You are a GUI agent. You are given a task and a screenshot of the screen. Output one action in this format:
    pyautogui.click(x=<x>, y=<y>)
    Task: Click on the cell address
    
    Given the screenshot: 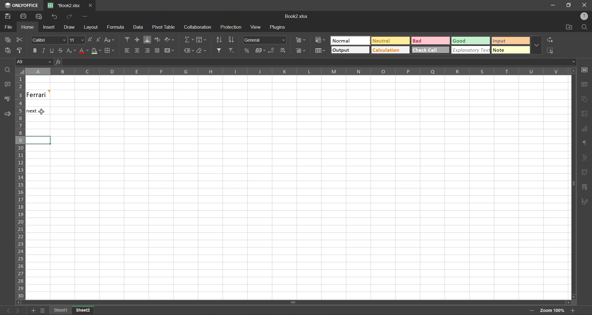 What is the action you would take?
    pyautogui.click(x=34, y=62)
    